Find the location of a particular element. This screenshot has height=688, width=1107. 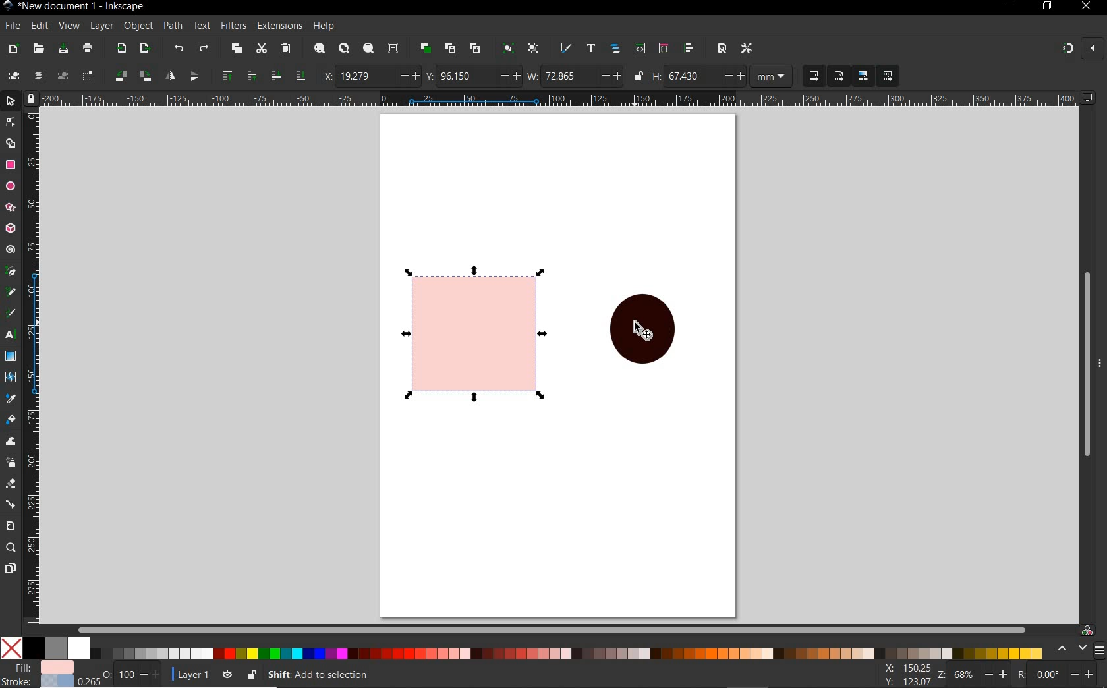

width selection is located at coordinates (575, 77).